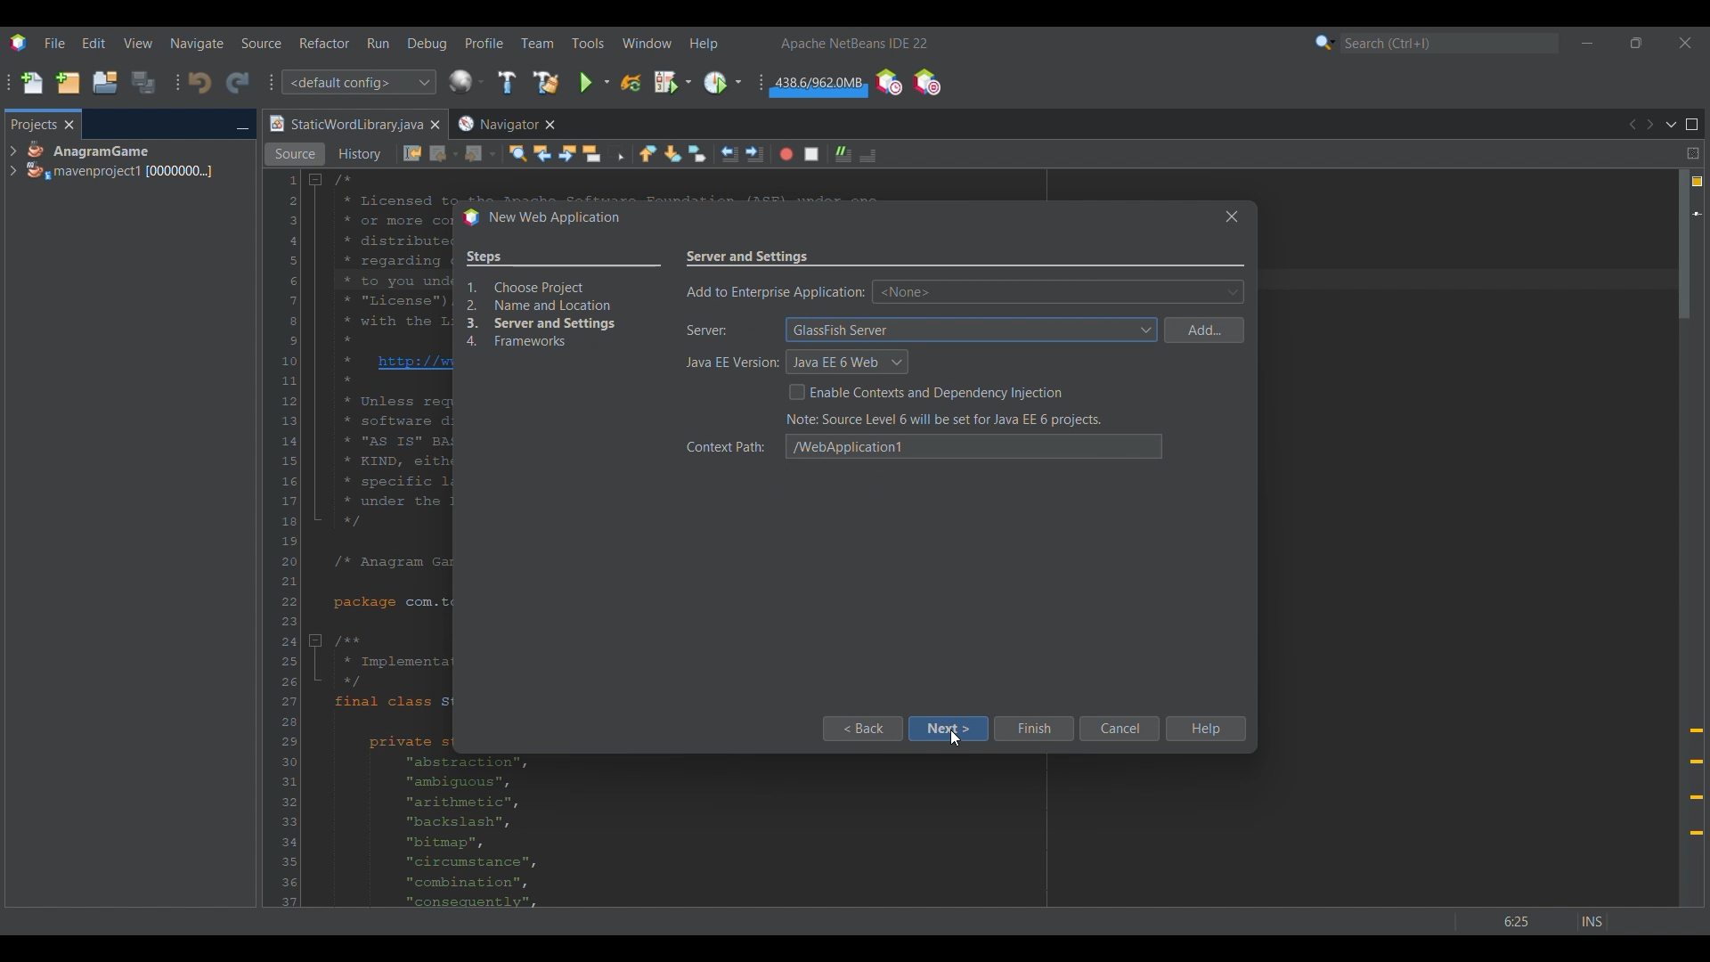 This screenshot has width=1710, height=962. I want to click on Close interface, so click(1685, 43).